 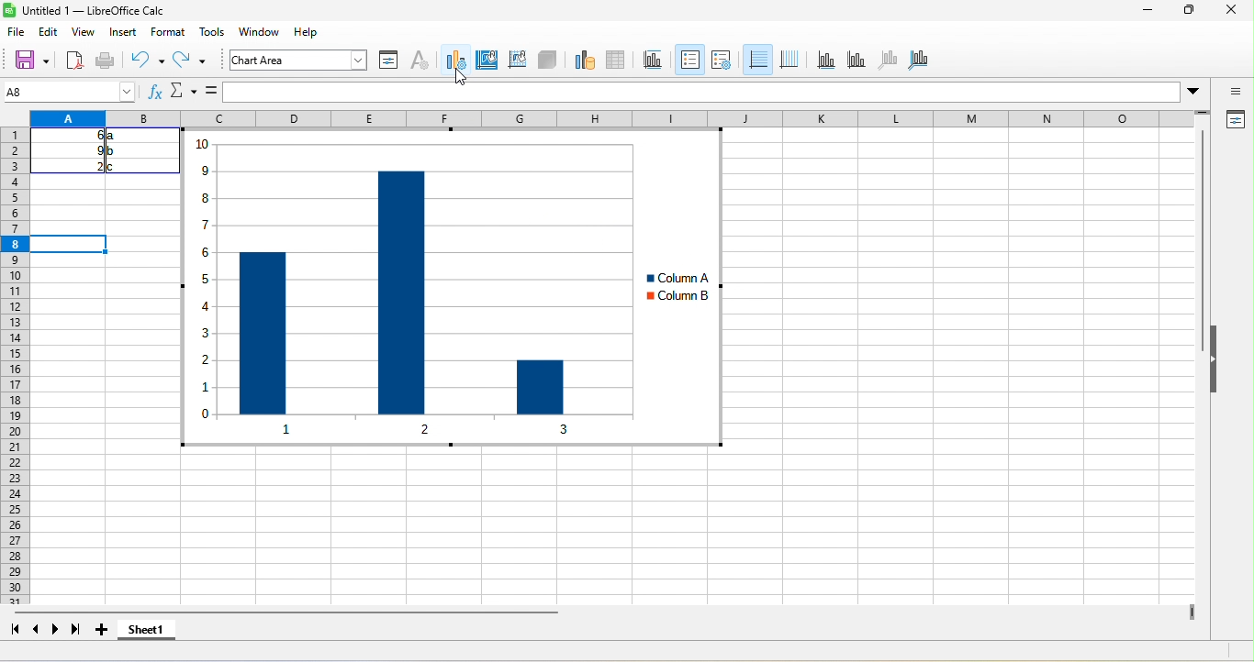 I want to click on cell selected, so click(x=72, y=244).